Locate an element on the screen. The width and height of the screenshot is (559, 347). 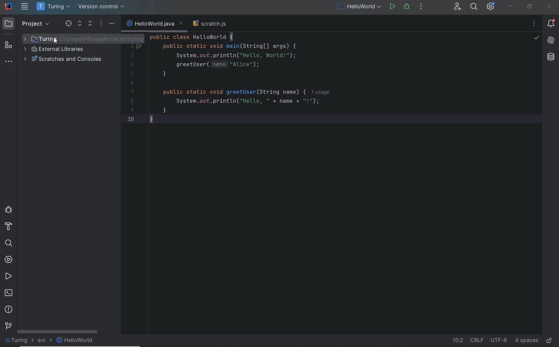
file encoding is located at coordinates (499, 340).